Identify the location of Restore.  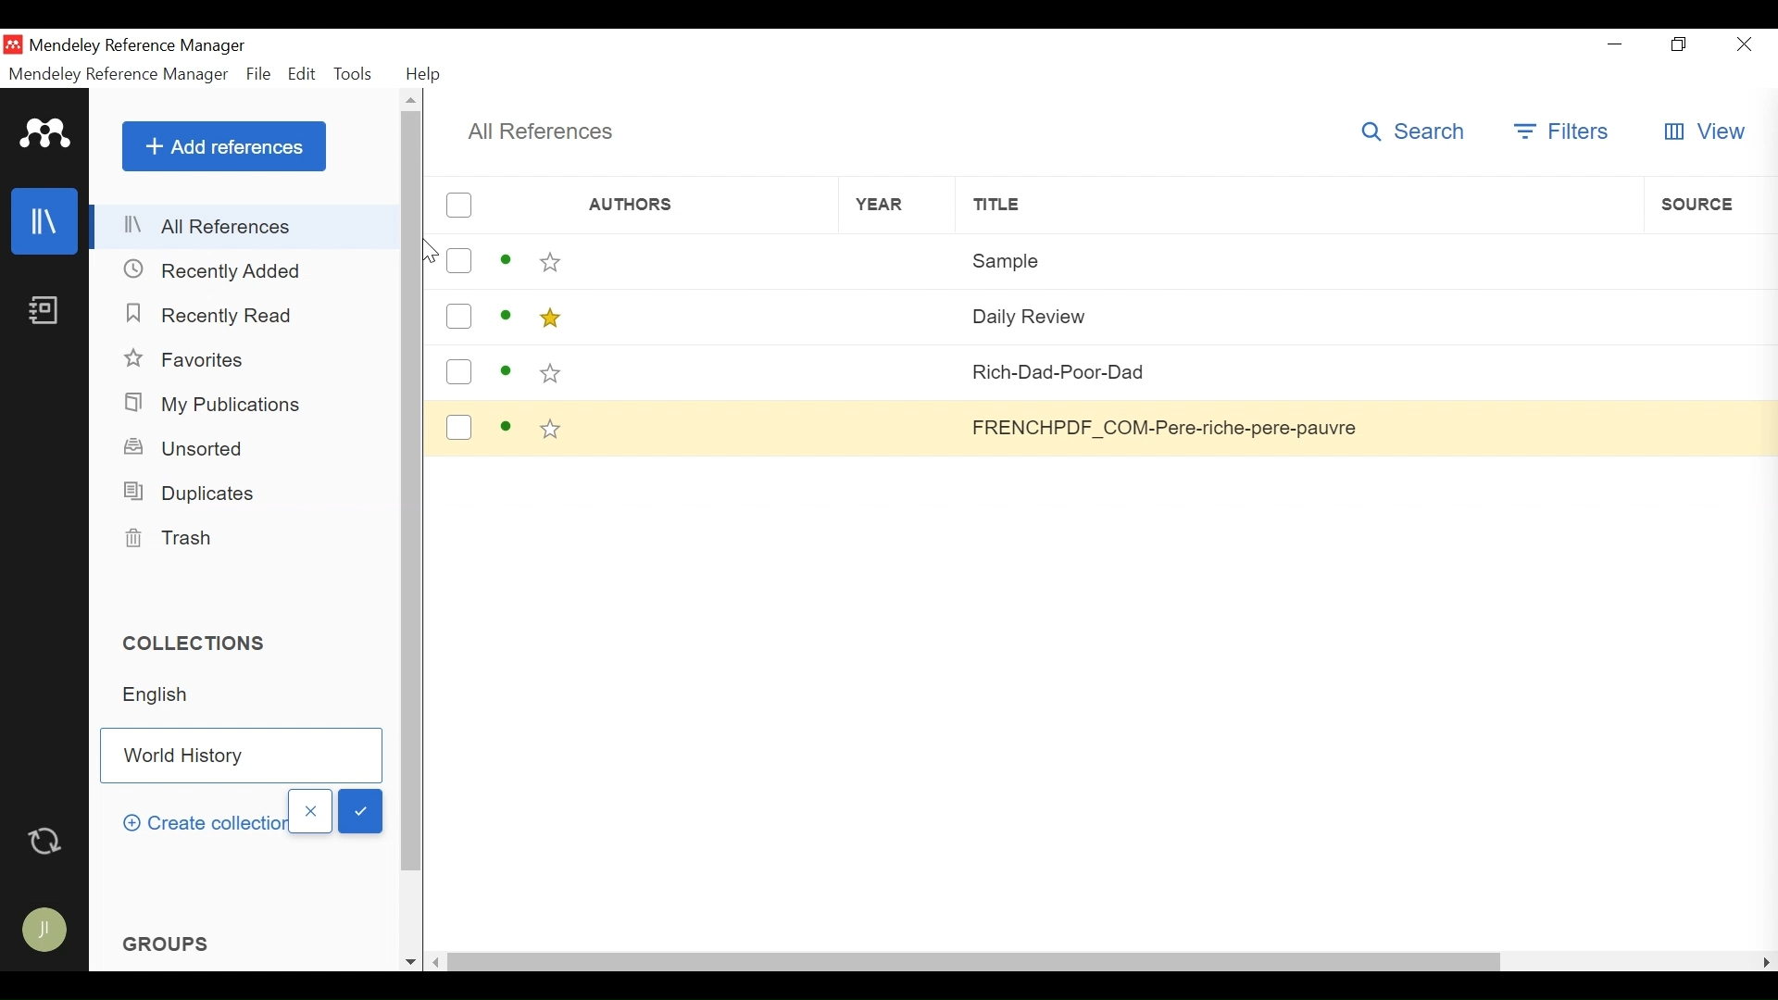
(1680, 45).